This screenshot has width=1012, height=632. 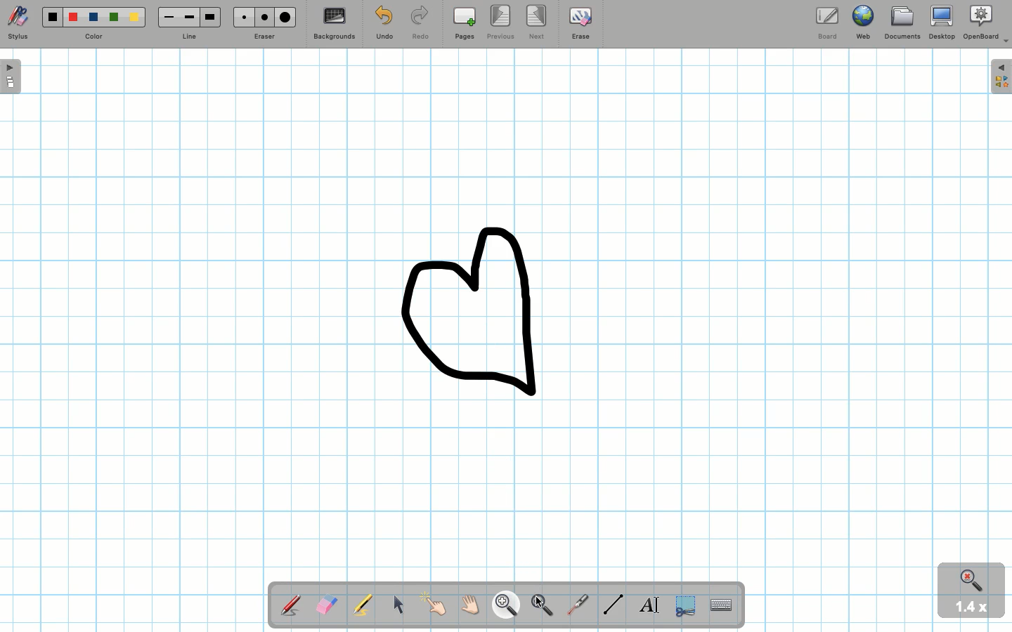 I want to click on Stylus, so click(x=290, y=605).